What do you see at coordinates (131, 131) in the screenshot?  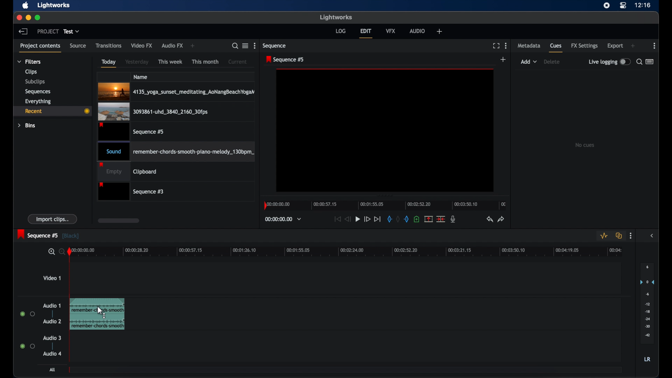 I see `sequence #5` at bounding box center [131, 131].